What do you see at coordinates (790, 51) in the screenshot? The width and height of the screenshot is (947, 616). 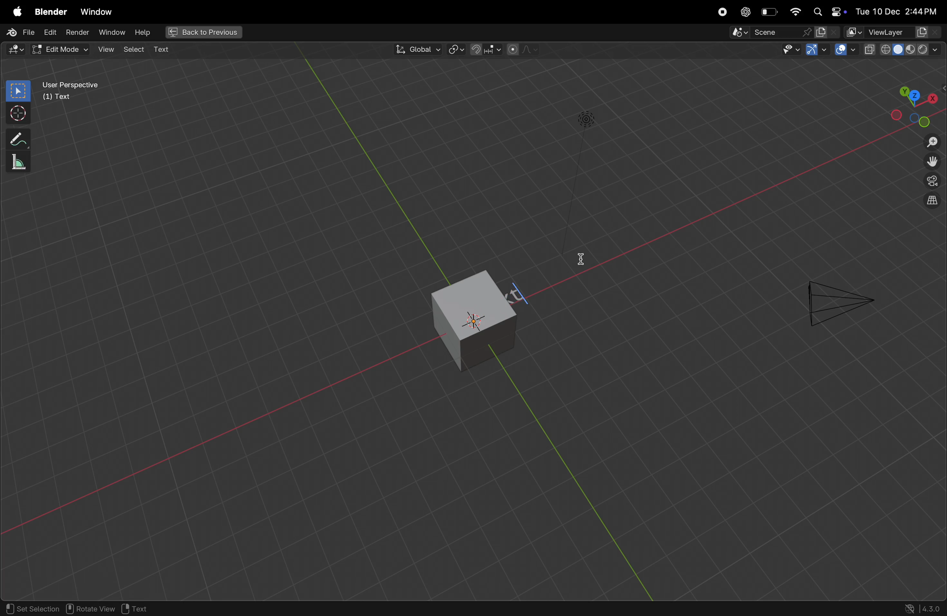 I see `visibility` at bounding box center [790, 51].